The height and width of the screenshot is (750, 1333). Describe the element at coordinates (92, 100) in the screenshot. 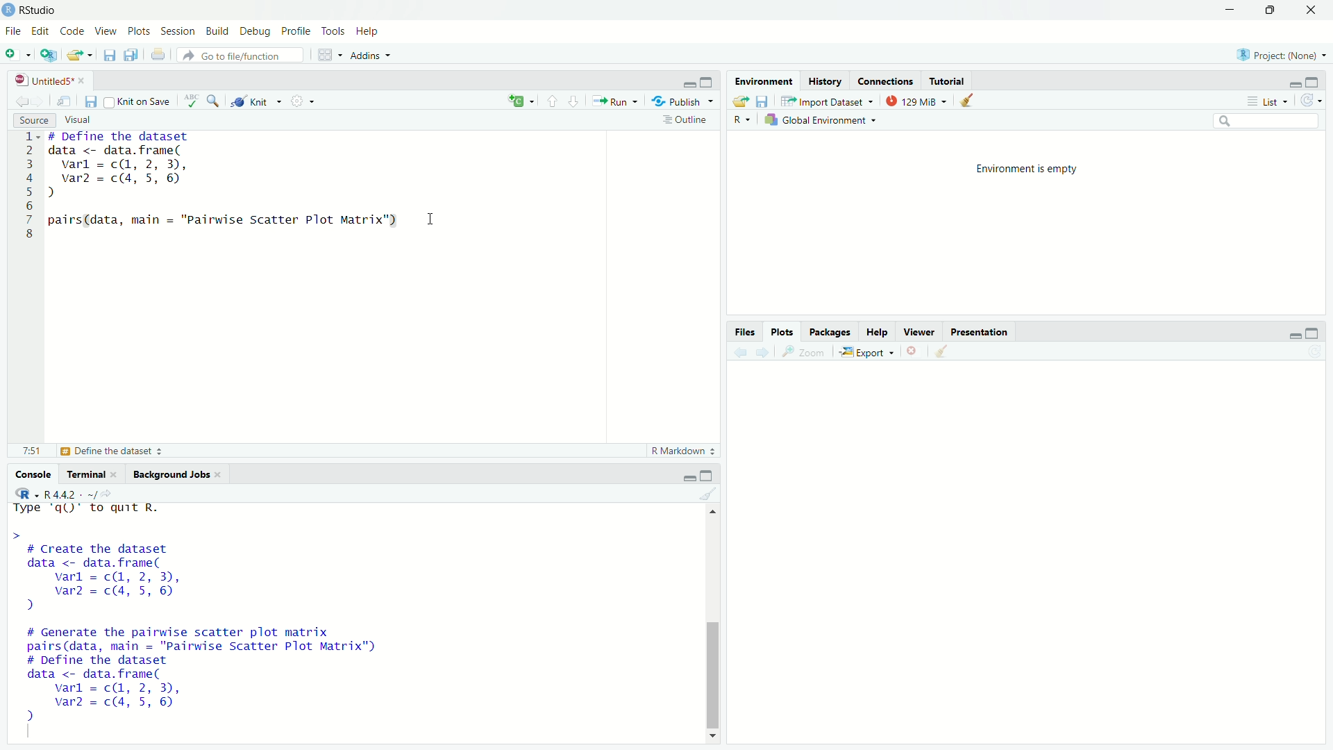

I see `Save current document (Ctrl + S)` at that location.